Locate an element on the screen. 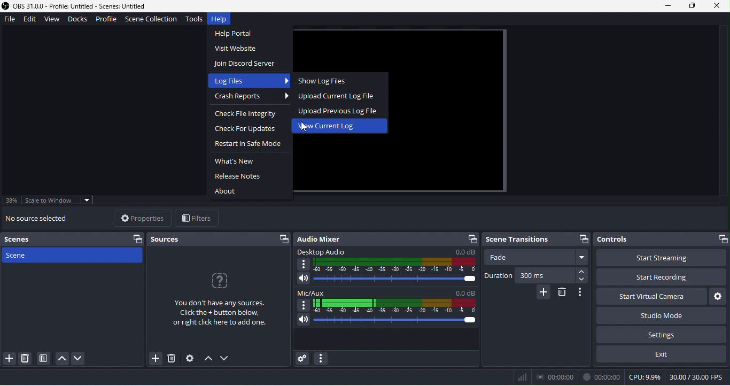  volume is located at coordinates (384, 280).